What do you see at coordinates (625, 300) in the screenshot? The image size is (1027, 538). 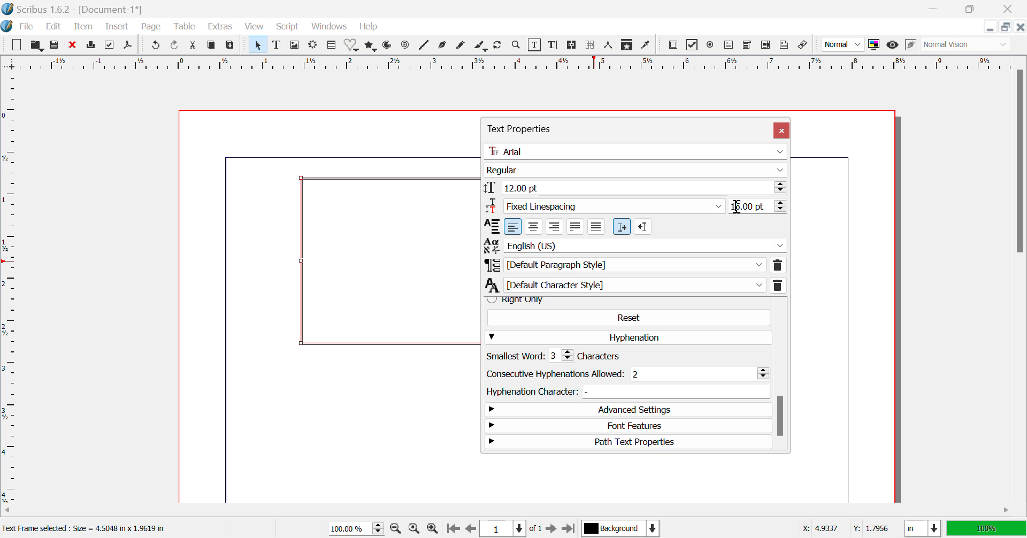 I see `Right Only` at bounding box center [625, 300].